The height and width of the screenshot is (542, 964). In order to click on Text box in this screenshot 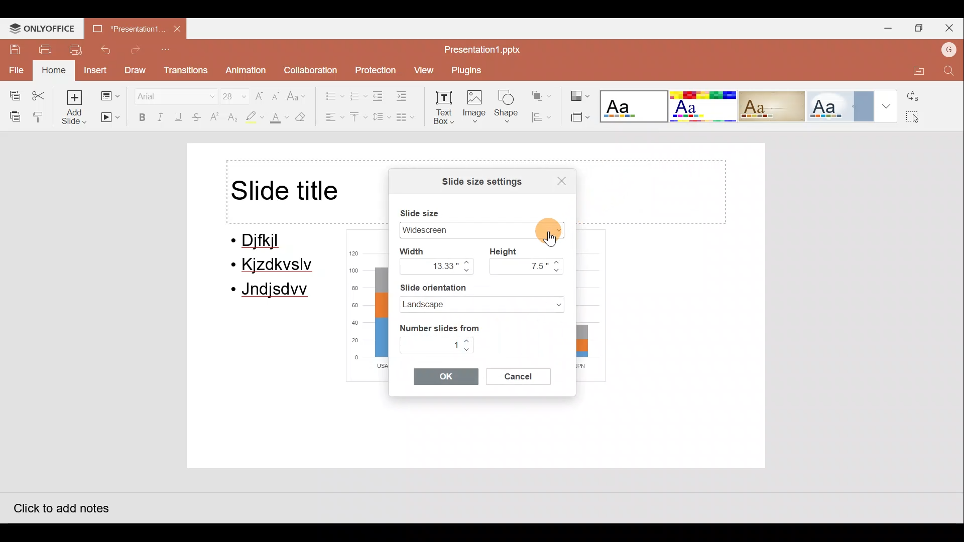, I will do `click(445, 109)`.